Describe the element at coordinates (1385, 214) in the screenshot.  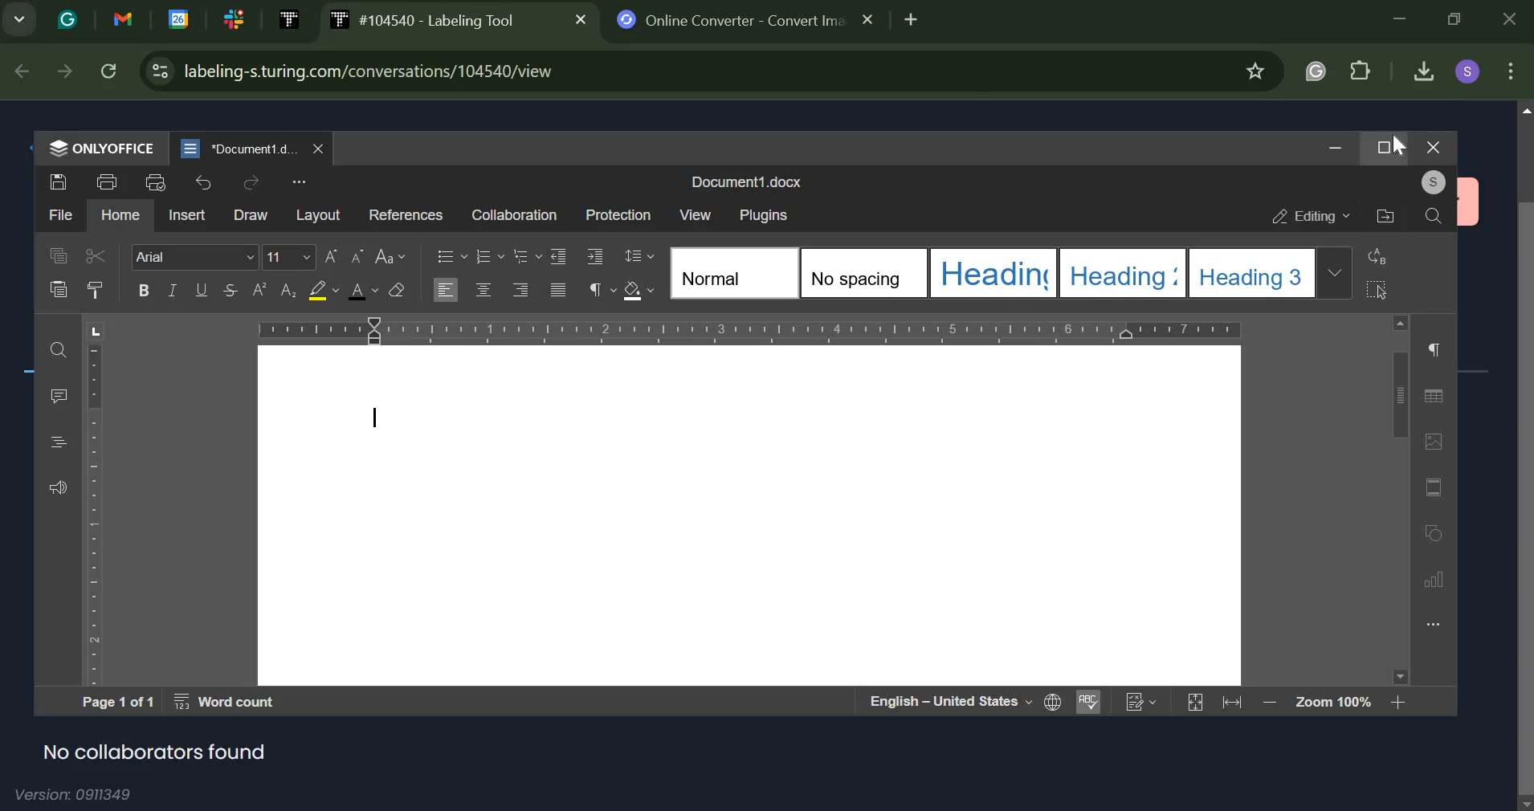
I see `file location` at that location.